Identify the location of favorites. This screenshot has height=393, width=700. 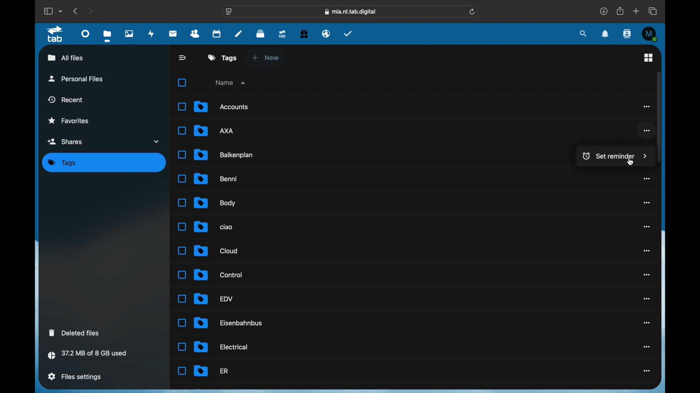
(68, 121).